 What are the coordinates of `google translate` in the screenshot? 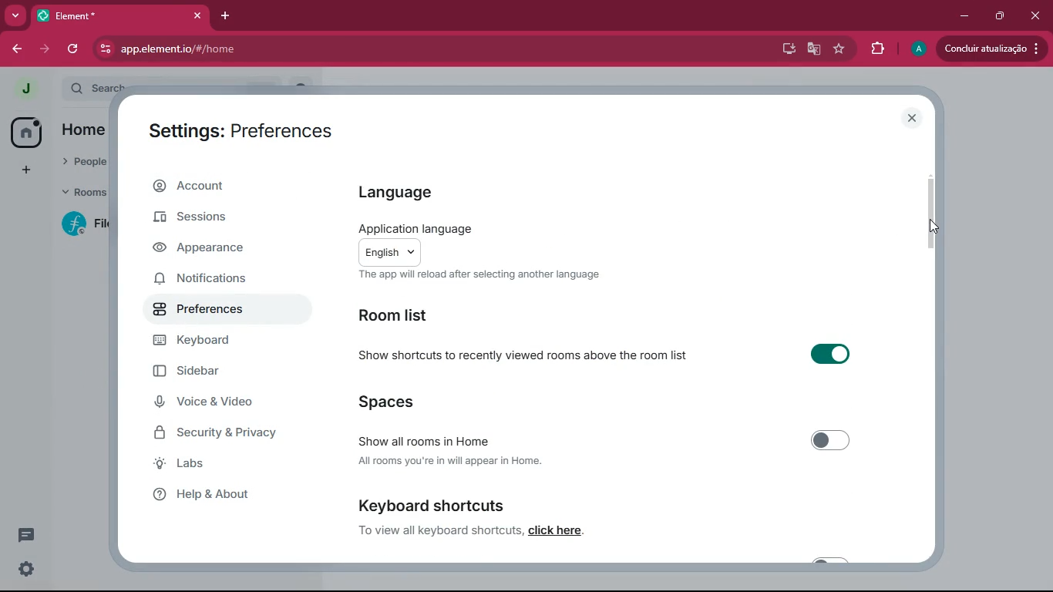 It's located at (811, 51).